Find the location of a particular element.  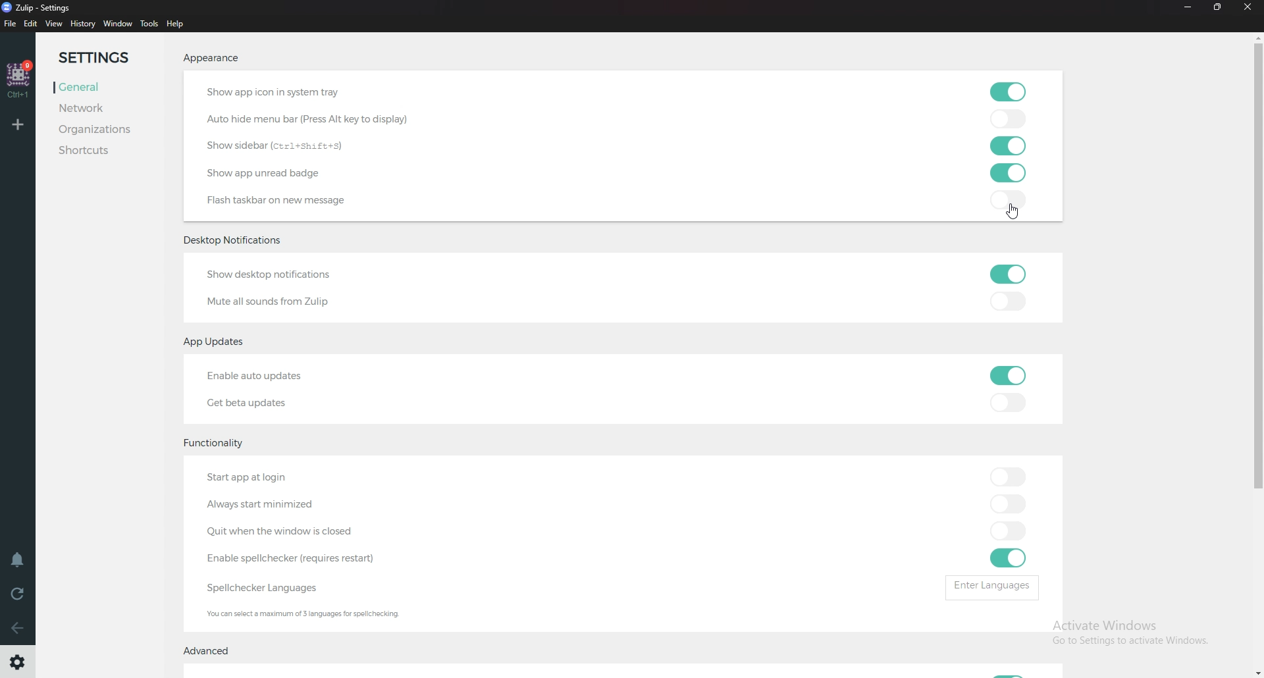

App updates is located at coordinates (221, 342).